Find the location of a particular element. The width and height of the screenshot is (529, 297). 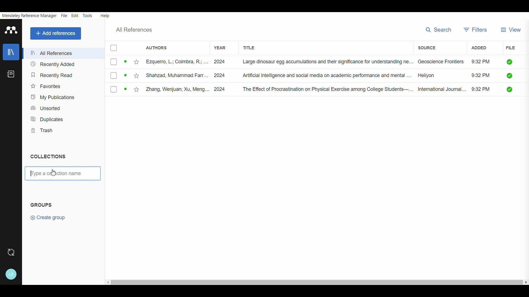

Mendeley Logo is located at coordinates (11, 30).